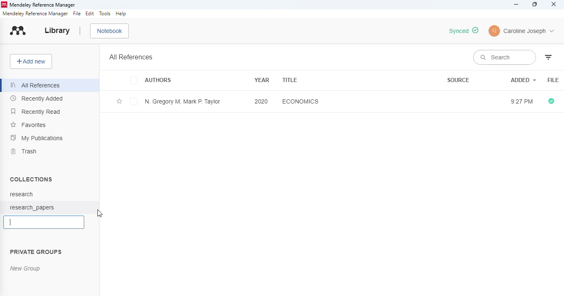 The image size is (564, 296). What do you see at coordinates (37, 85) in the screenshot?
I see `all references` at bounding box center [37, 85].